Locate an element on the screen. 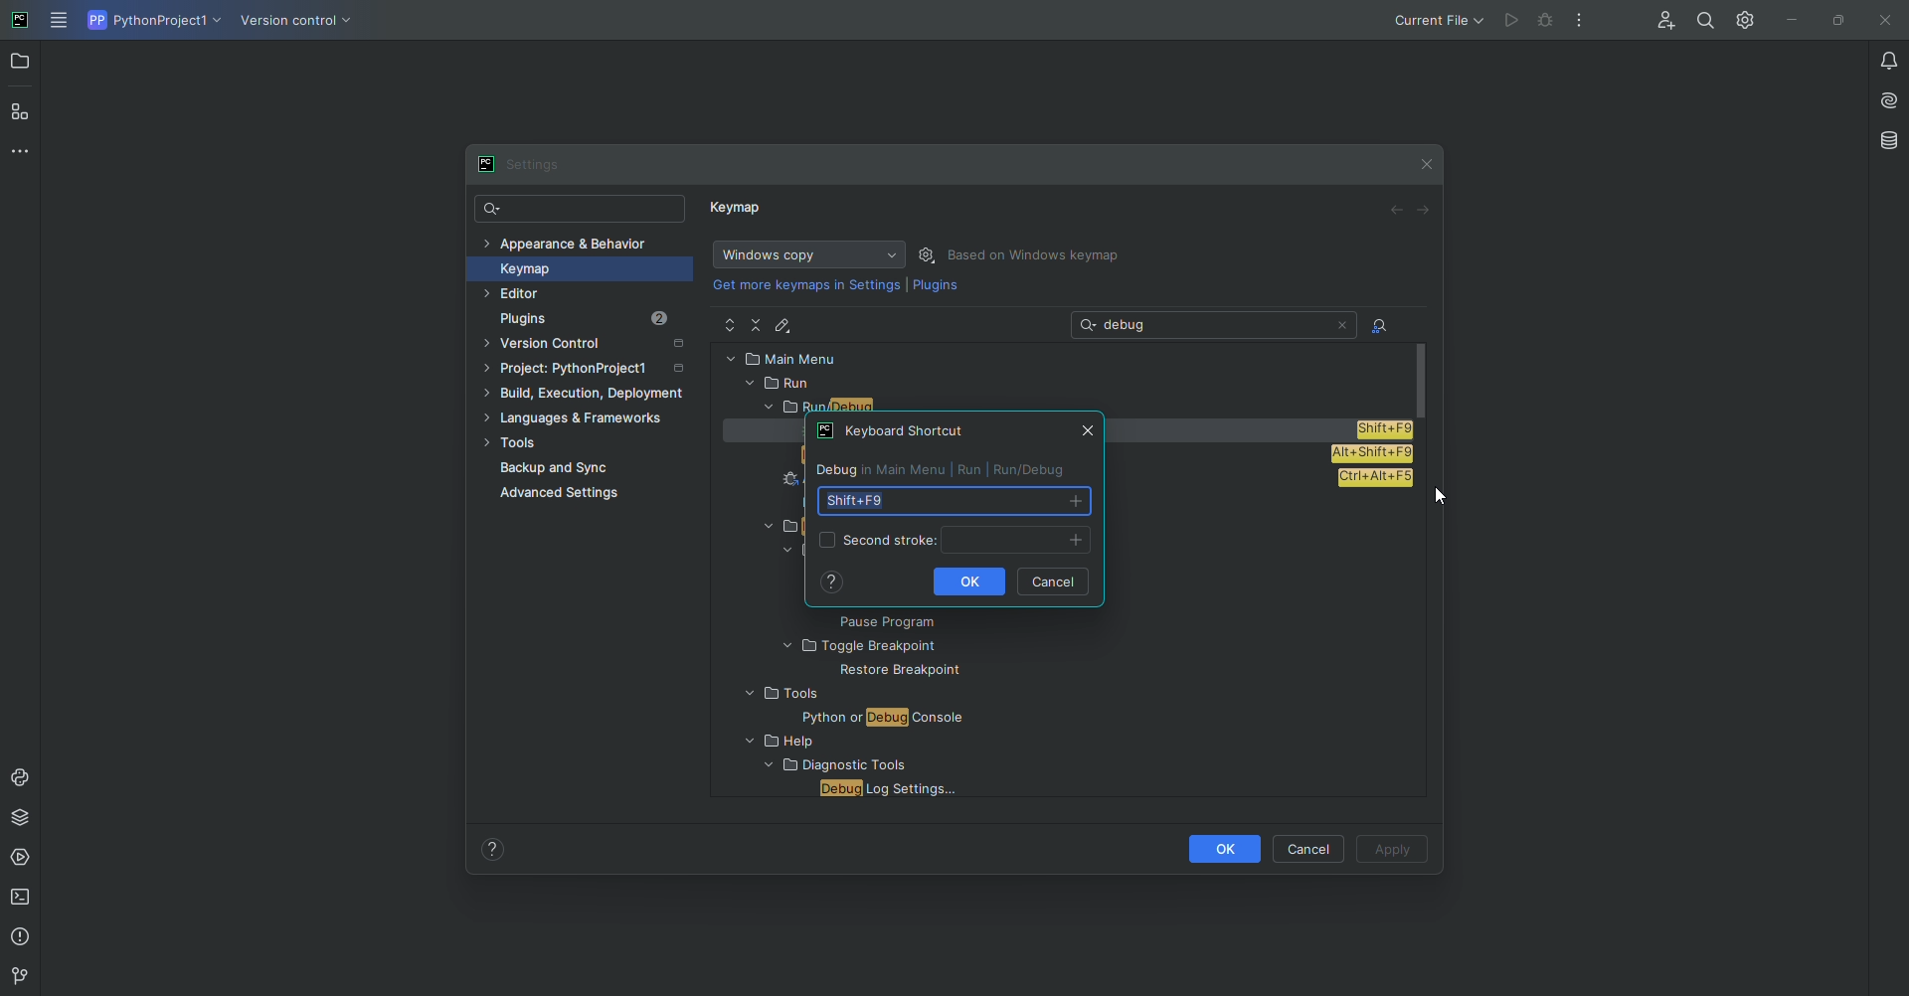 The height and width of the screenshot is (996, 1909). Settings is located at coordinates (528, 164).